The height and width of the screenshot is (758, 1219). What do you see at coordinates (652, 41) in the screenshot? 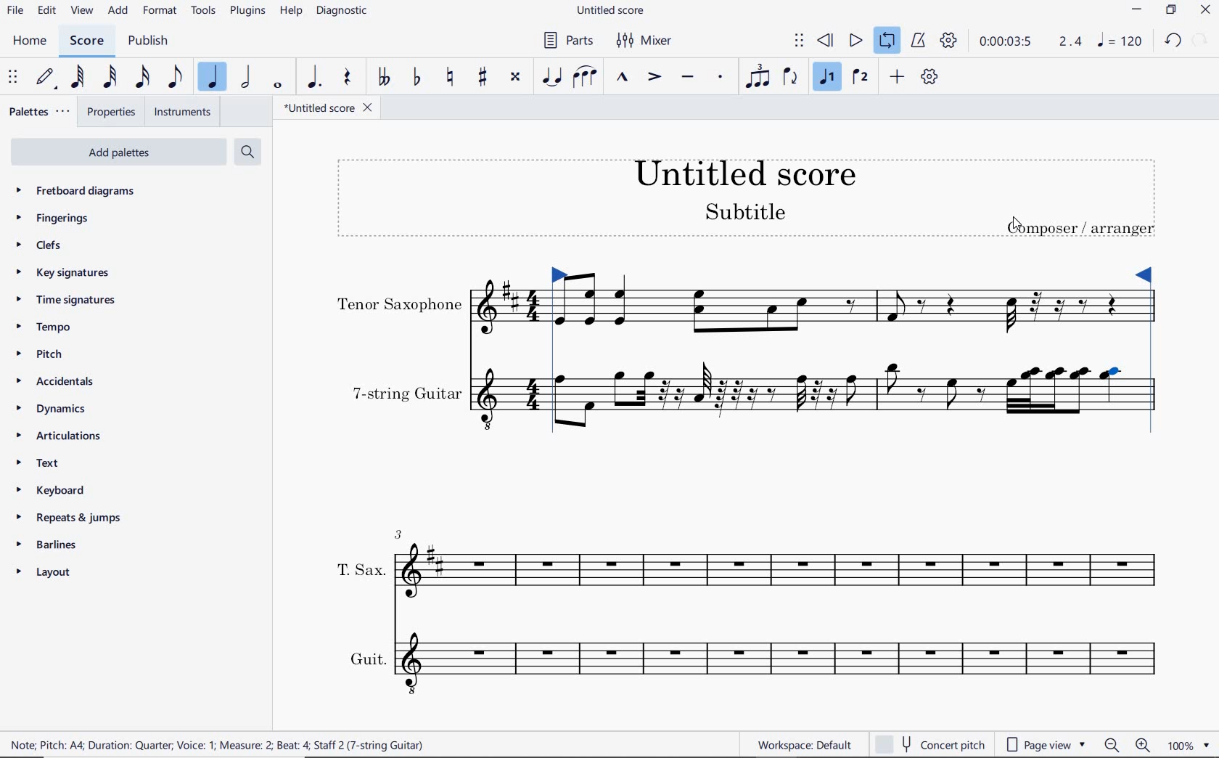
I see `MIXER` at bounding box center [652, 41].